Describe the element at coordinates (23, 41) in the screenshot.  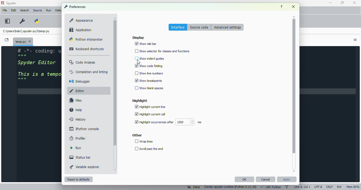
I see `temporary file` at that location.